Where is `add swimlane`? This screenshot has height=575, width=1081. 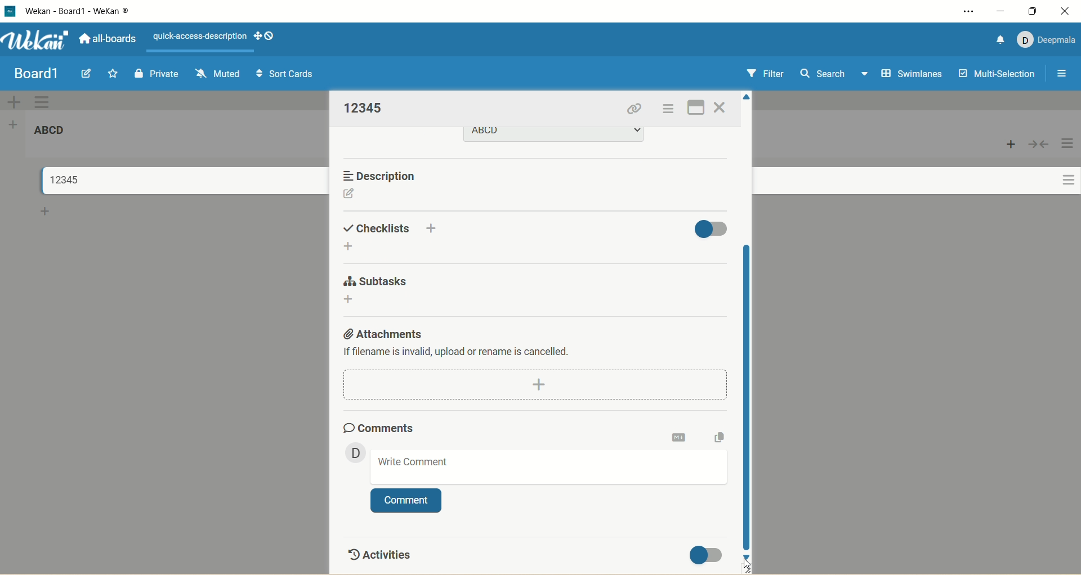
add swimlane is located at coordinates (12, 101).